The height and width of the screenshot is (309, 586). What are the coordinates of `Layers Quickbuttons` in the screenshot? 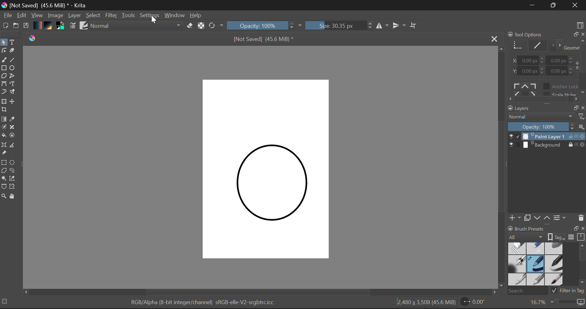 It's located at (546, 218).